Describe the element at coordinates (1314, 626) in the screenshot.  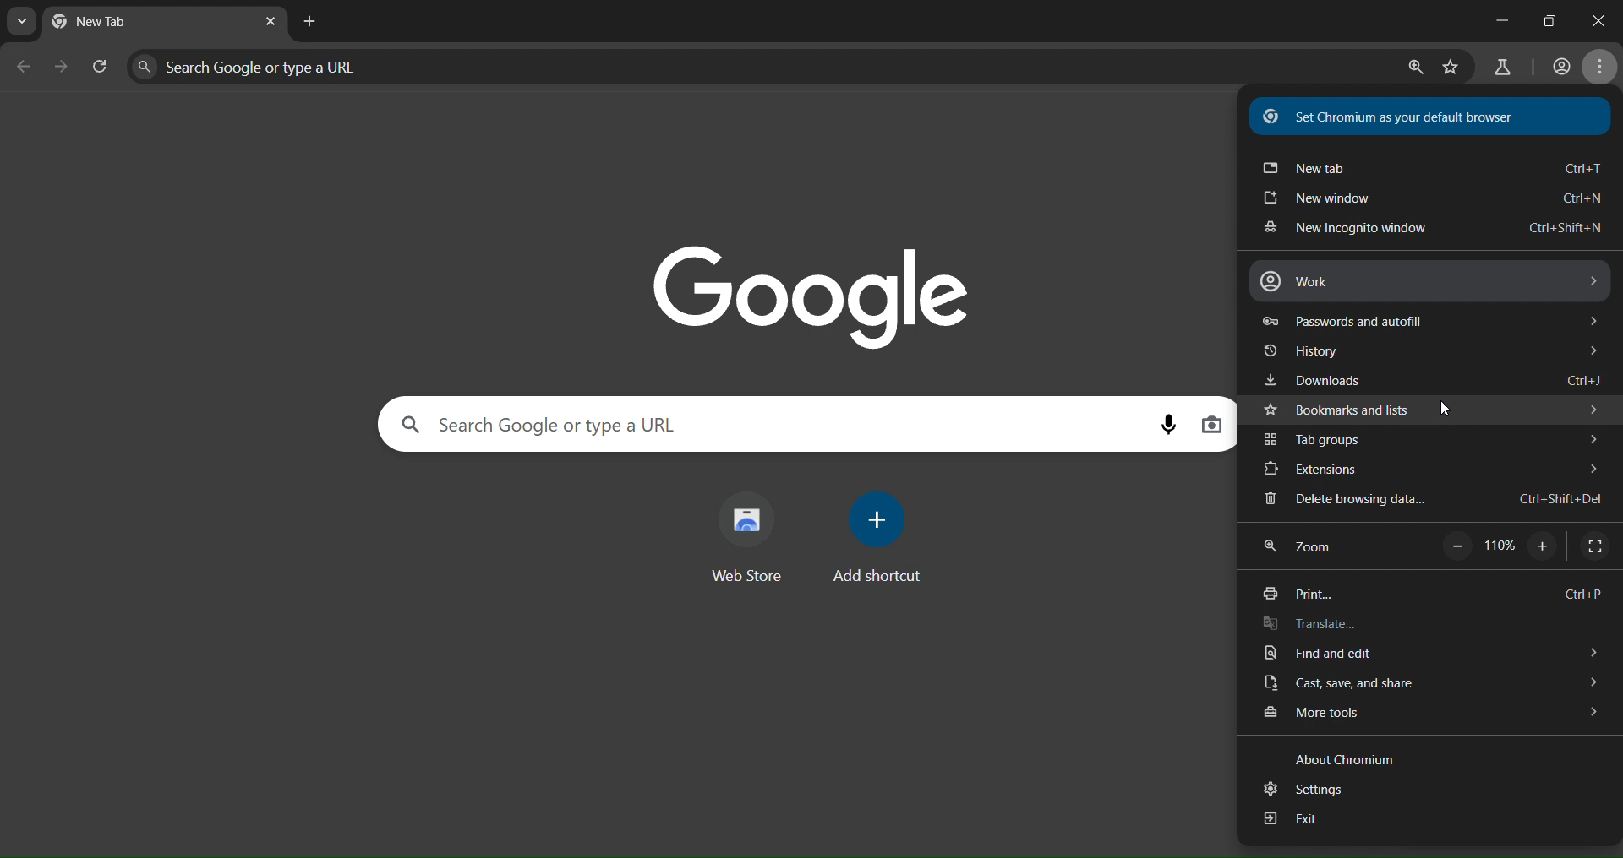
I see `translate` at that location.